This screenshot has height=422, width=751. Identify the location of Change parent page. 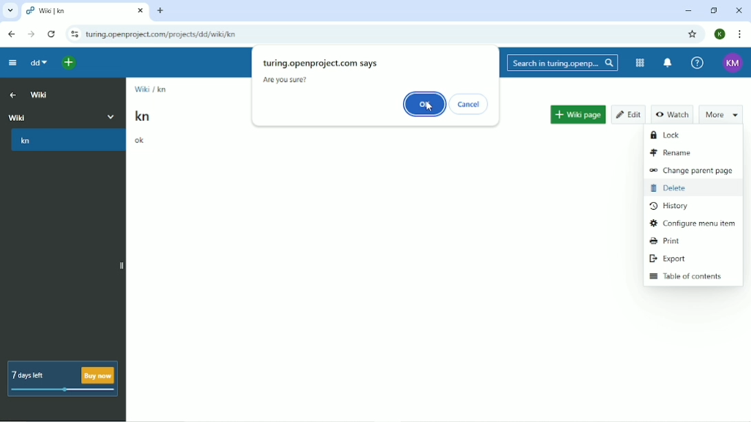
(691, 171).